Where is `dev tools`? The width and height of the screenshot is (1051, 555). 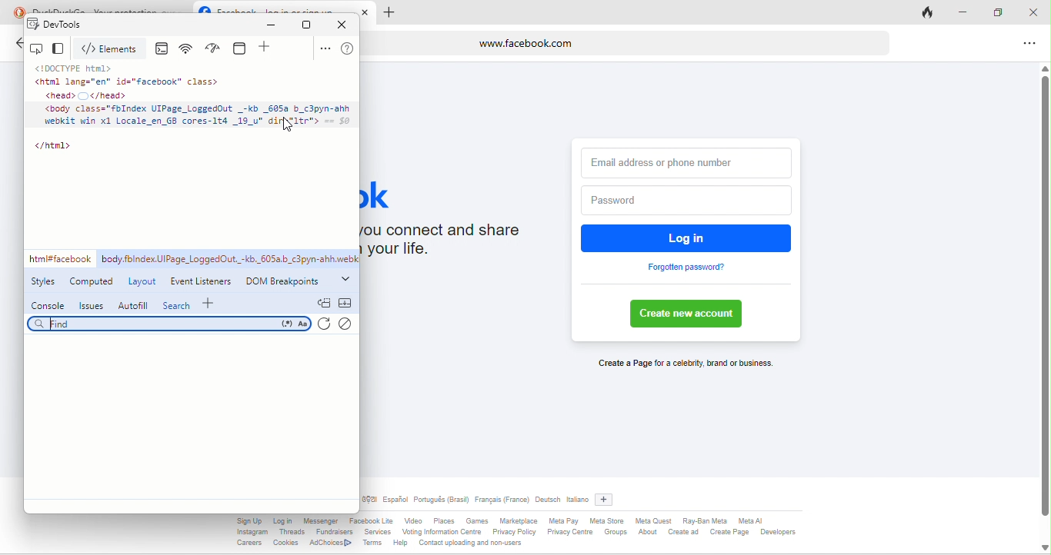 dev tools is located at coordinates (77, 25).